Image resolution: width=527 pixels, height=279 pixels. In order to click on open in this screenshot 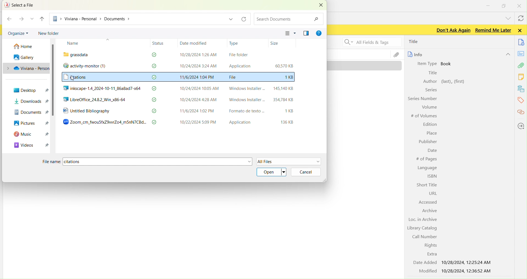, I will do `click(272, 172)`.